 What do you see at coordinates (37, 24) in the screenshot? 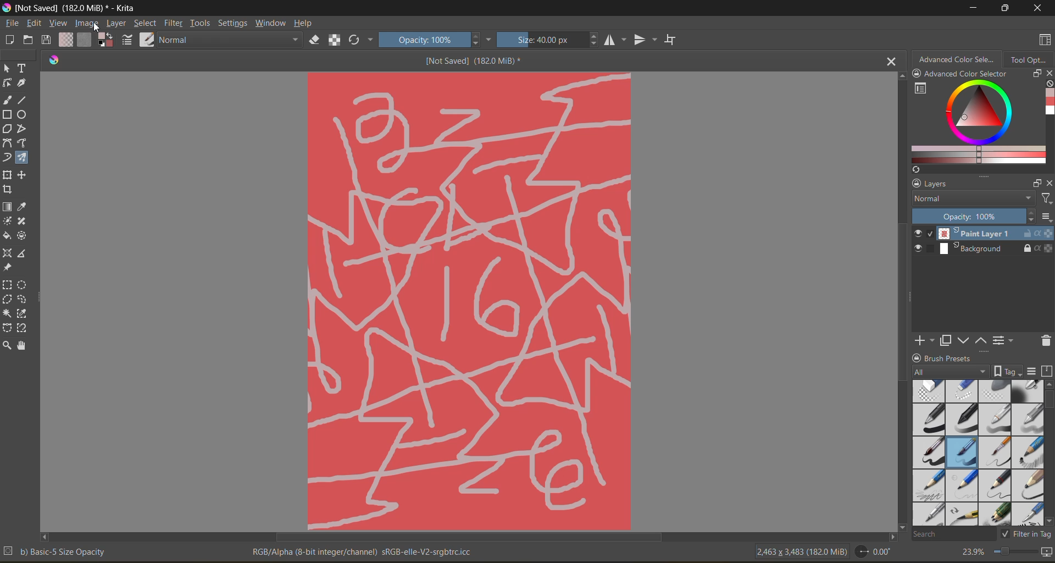
I see `edit` at bounding box center [37, 24].